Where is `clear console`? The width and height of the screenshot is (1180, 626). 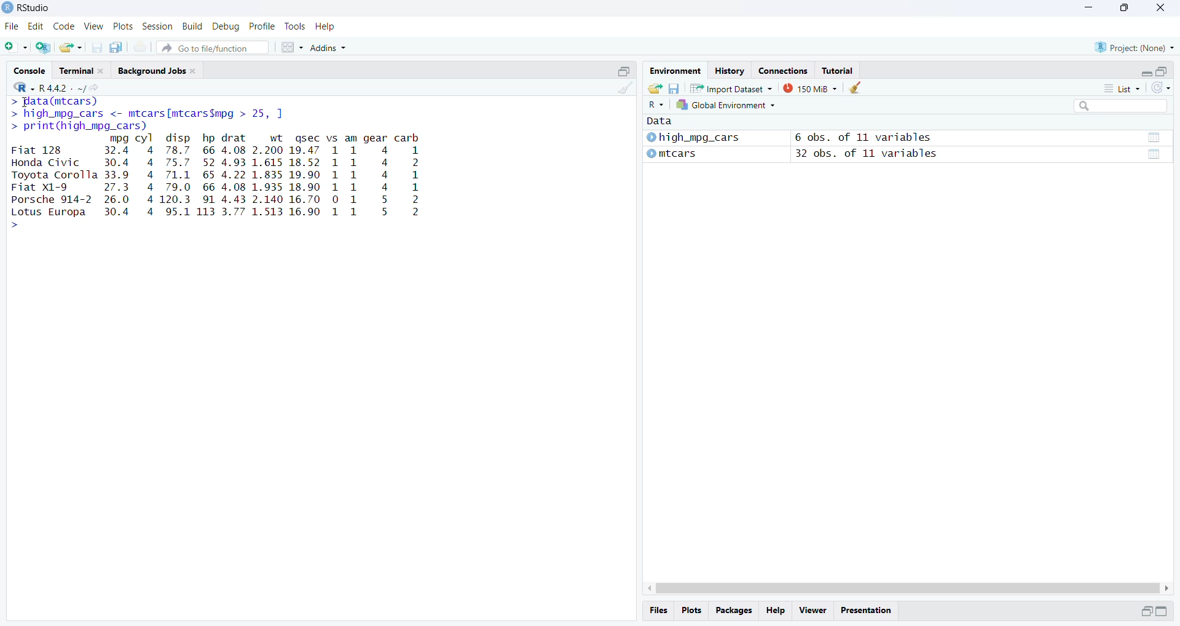
clear console is located at coordinates (624, 87).